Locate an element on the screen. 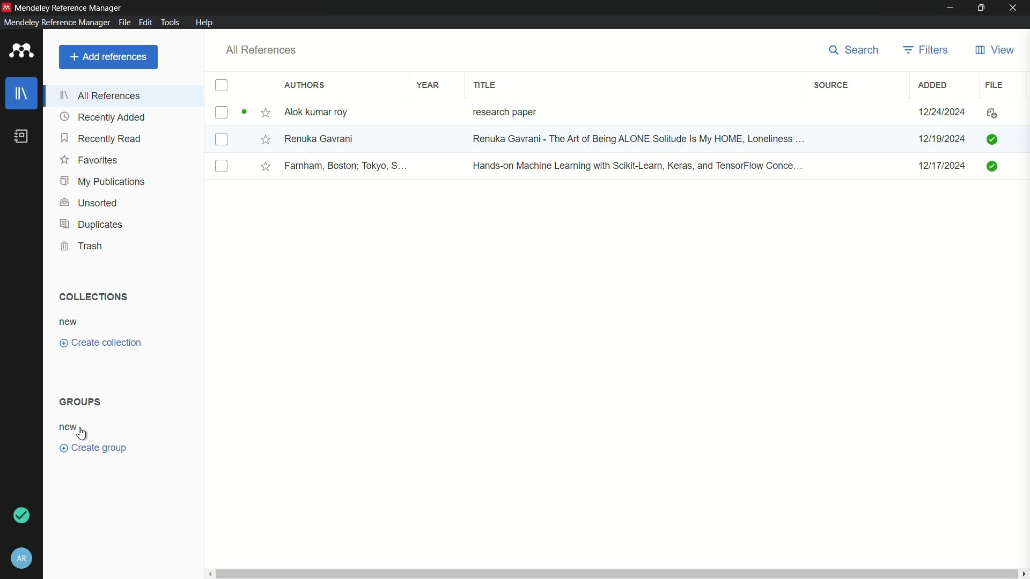 Image resolution: width=1030 pixels, height=579 pixels. book is located at coordinates (21, 136).